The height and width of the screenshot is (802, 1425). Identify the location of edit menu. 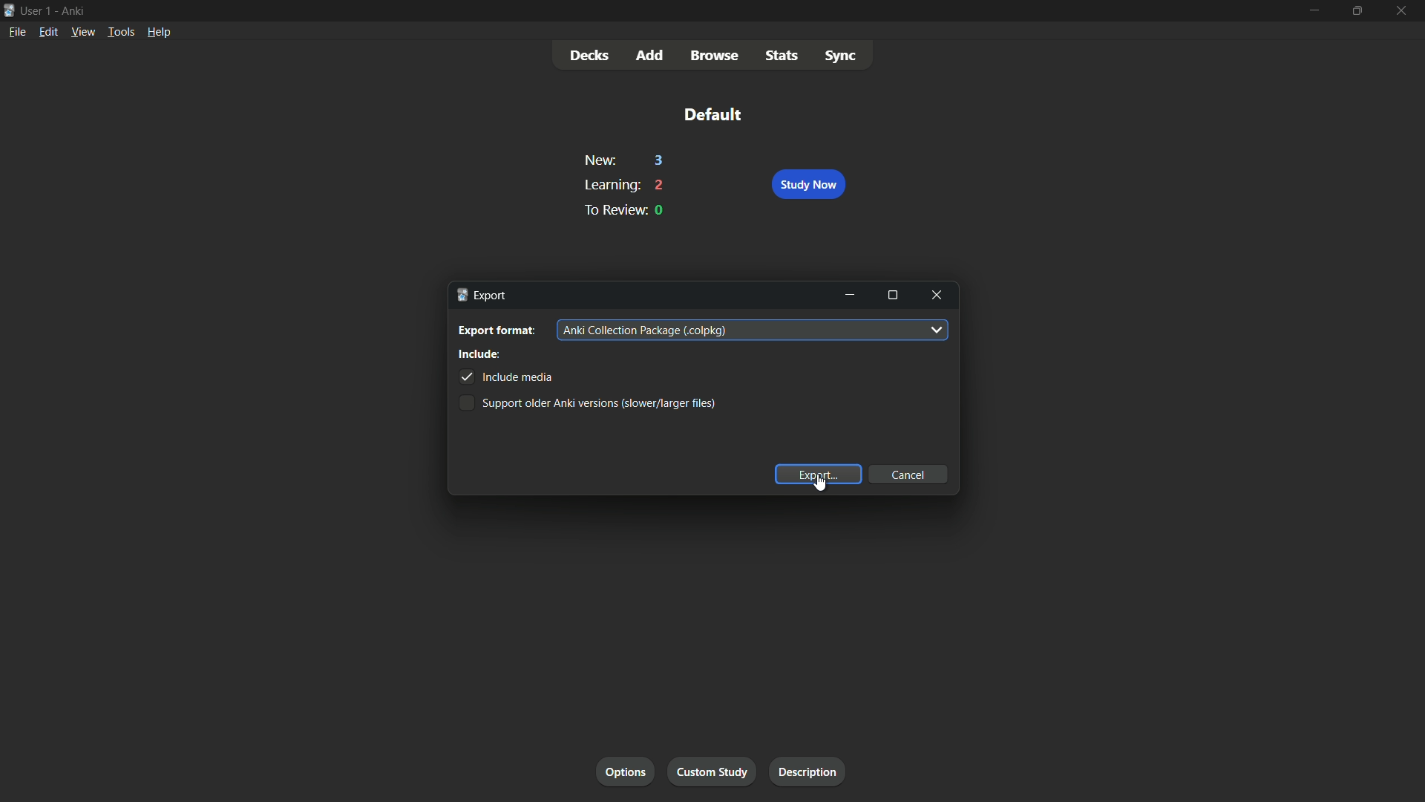
(48, 32).